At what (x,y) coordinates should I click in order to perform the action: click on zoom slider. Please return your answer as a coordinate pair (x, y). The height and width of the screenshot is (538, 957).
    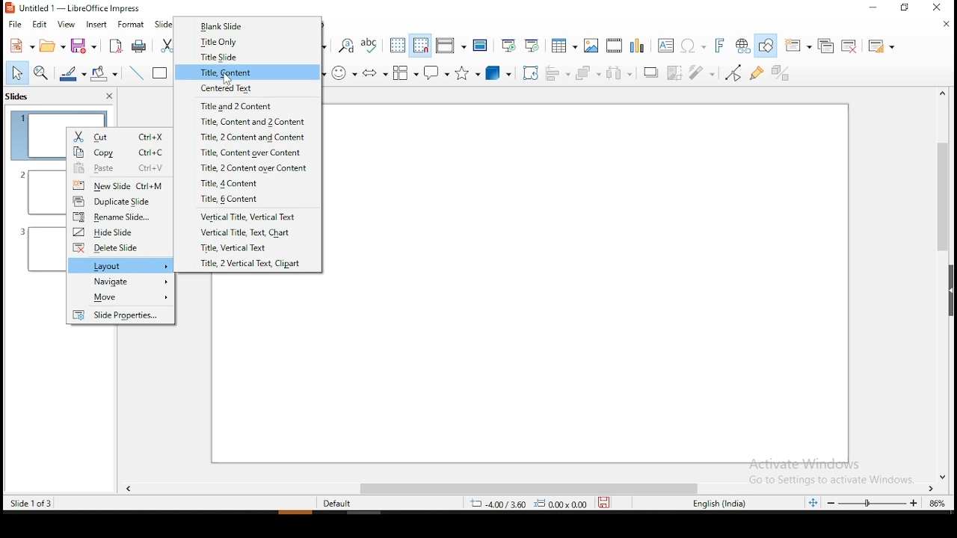
    Looking at the image, I should click on (874, 505).